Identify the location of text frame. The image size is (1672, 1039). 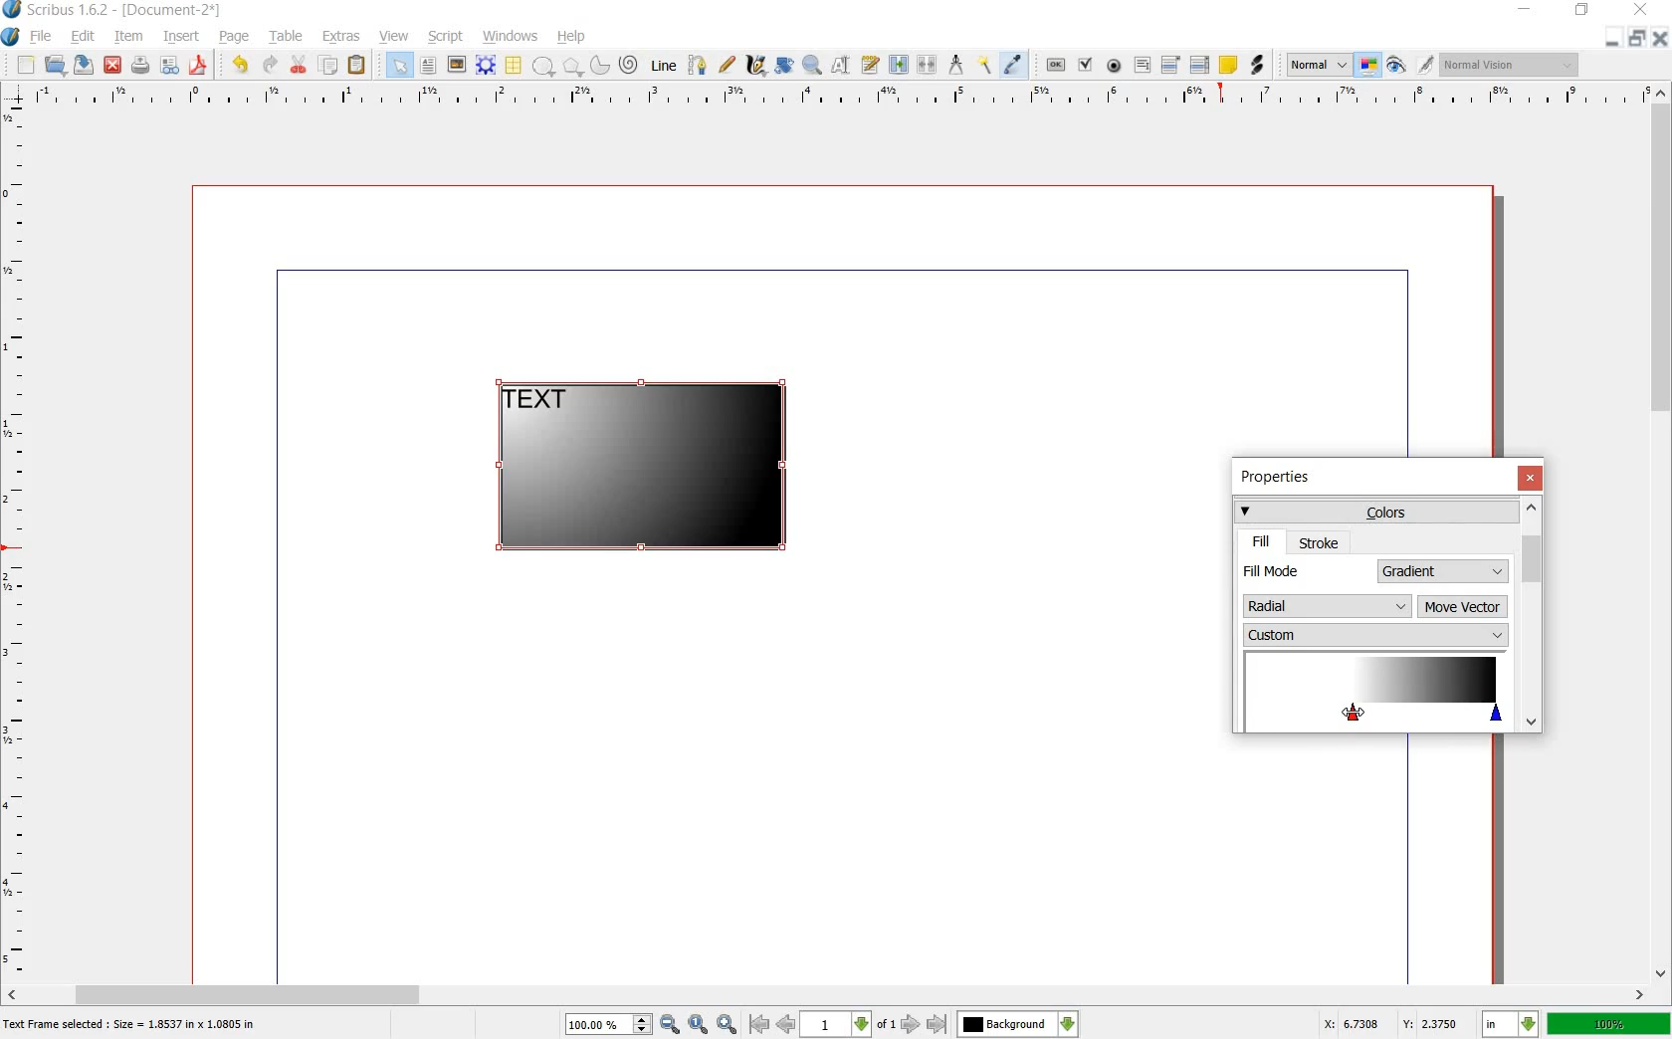
(427, 66).